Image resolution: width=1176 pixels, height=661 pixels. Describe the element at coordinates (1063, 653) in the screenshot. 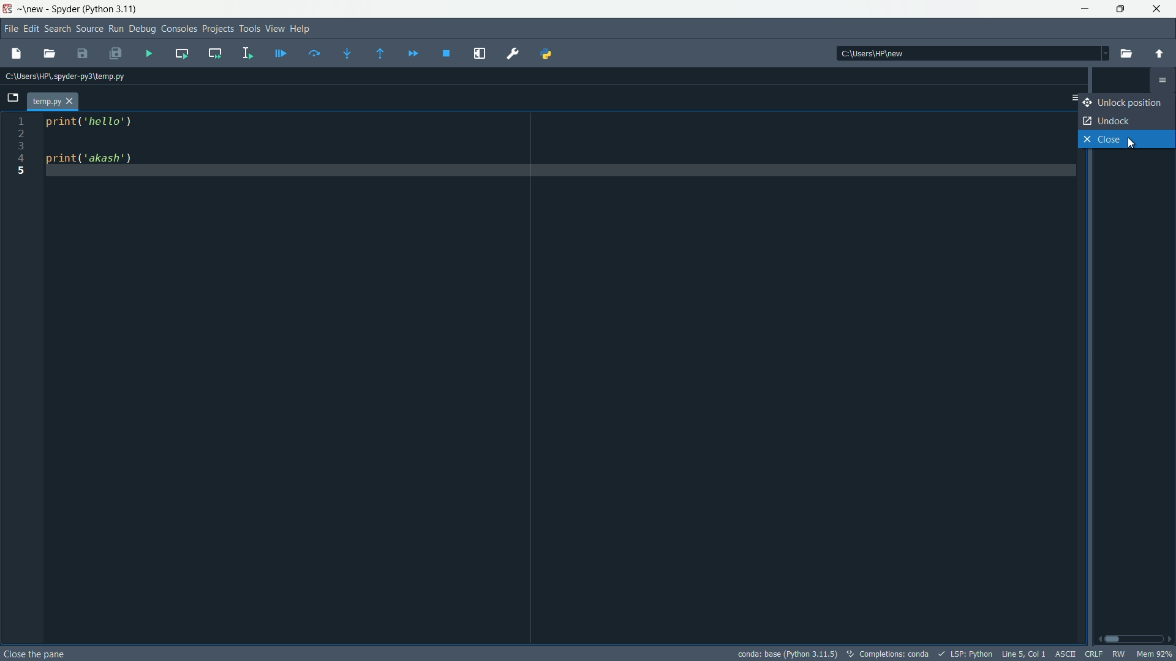

I see `ASCII` at that location.